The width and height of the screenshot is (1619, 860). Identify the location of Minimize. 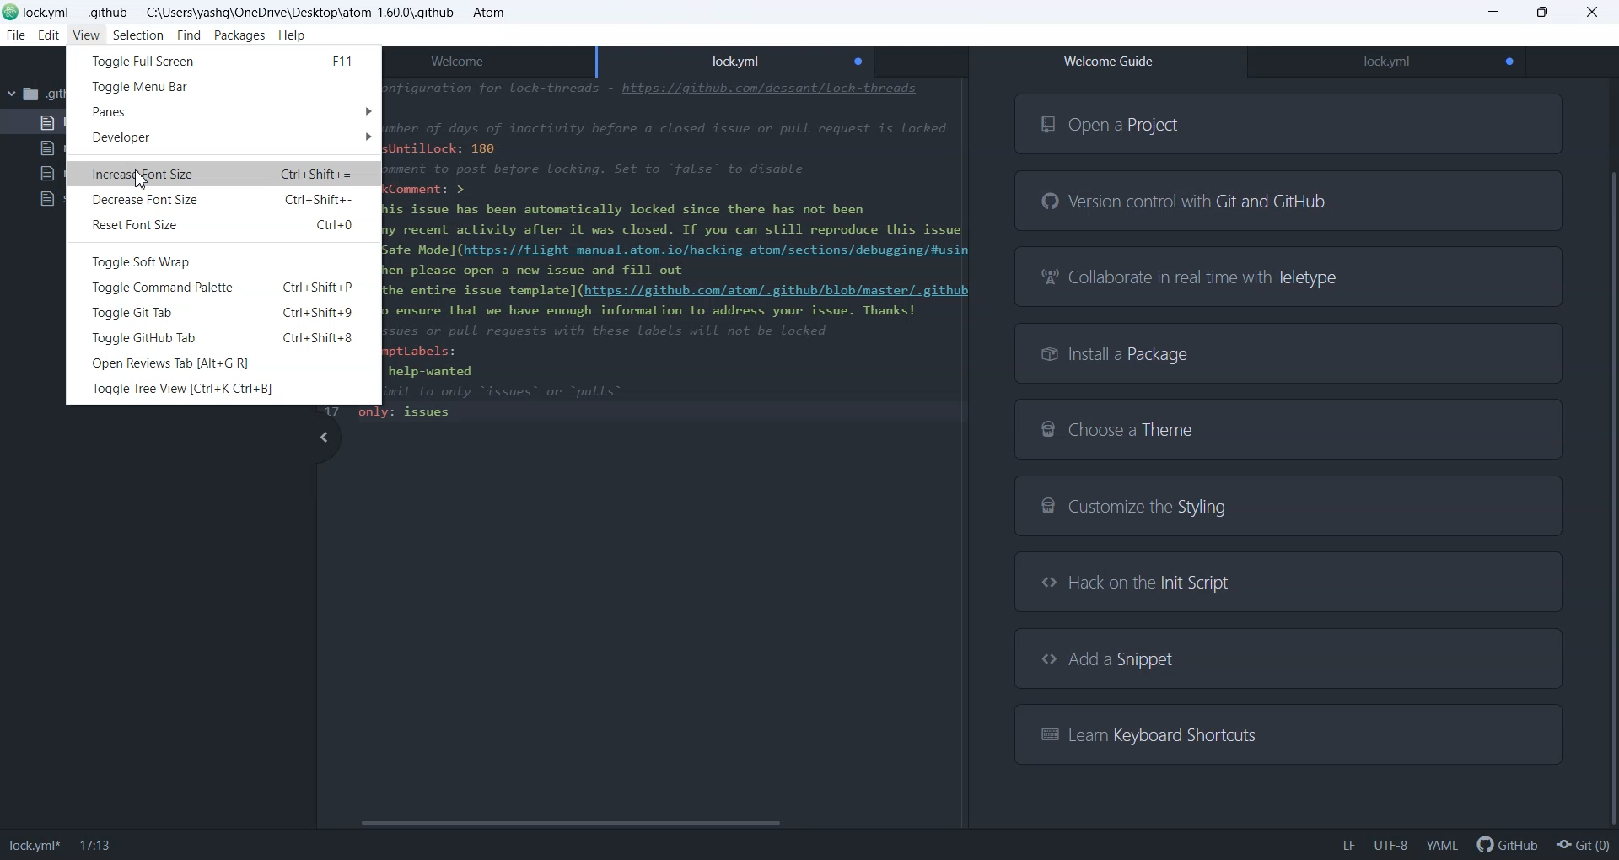
(1495, 13).